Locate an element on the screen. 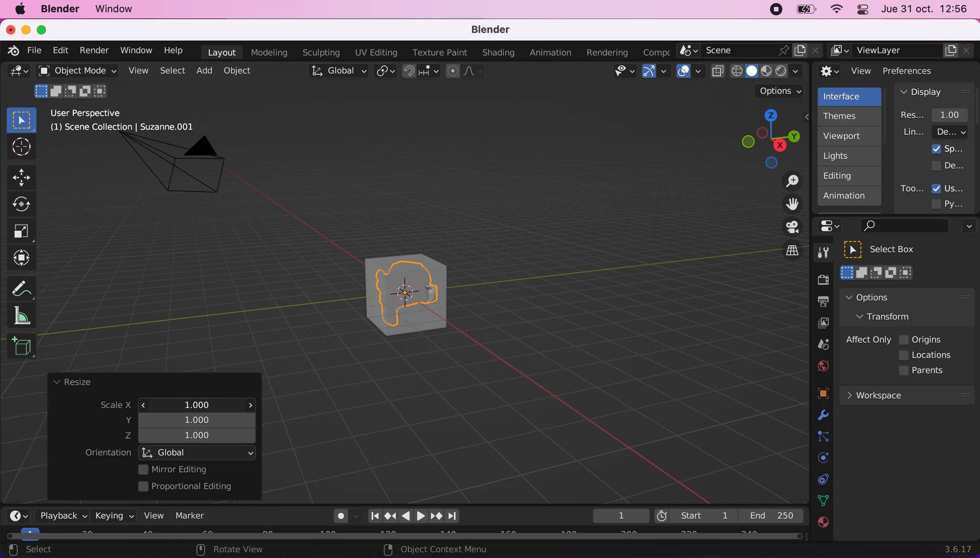  jump to keyframe is located at coordinates (437, 517).